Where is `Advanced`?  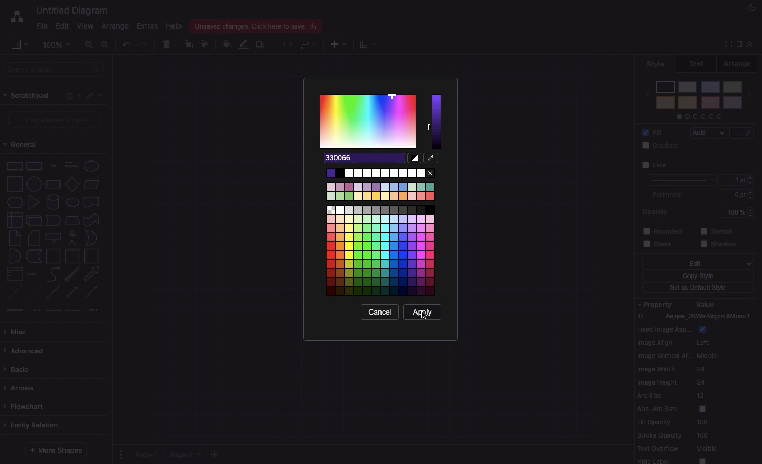
Advanced is located at coordinates (25, 349).